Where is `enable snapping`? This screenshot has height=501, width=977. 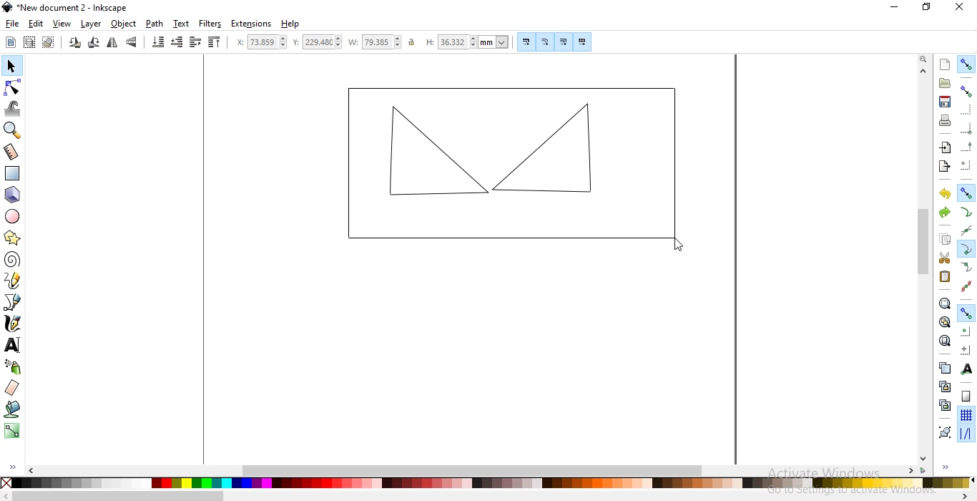 enable snapping is located at coordinates (967, 65).